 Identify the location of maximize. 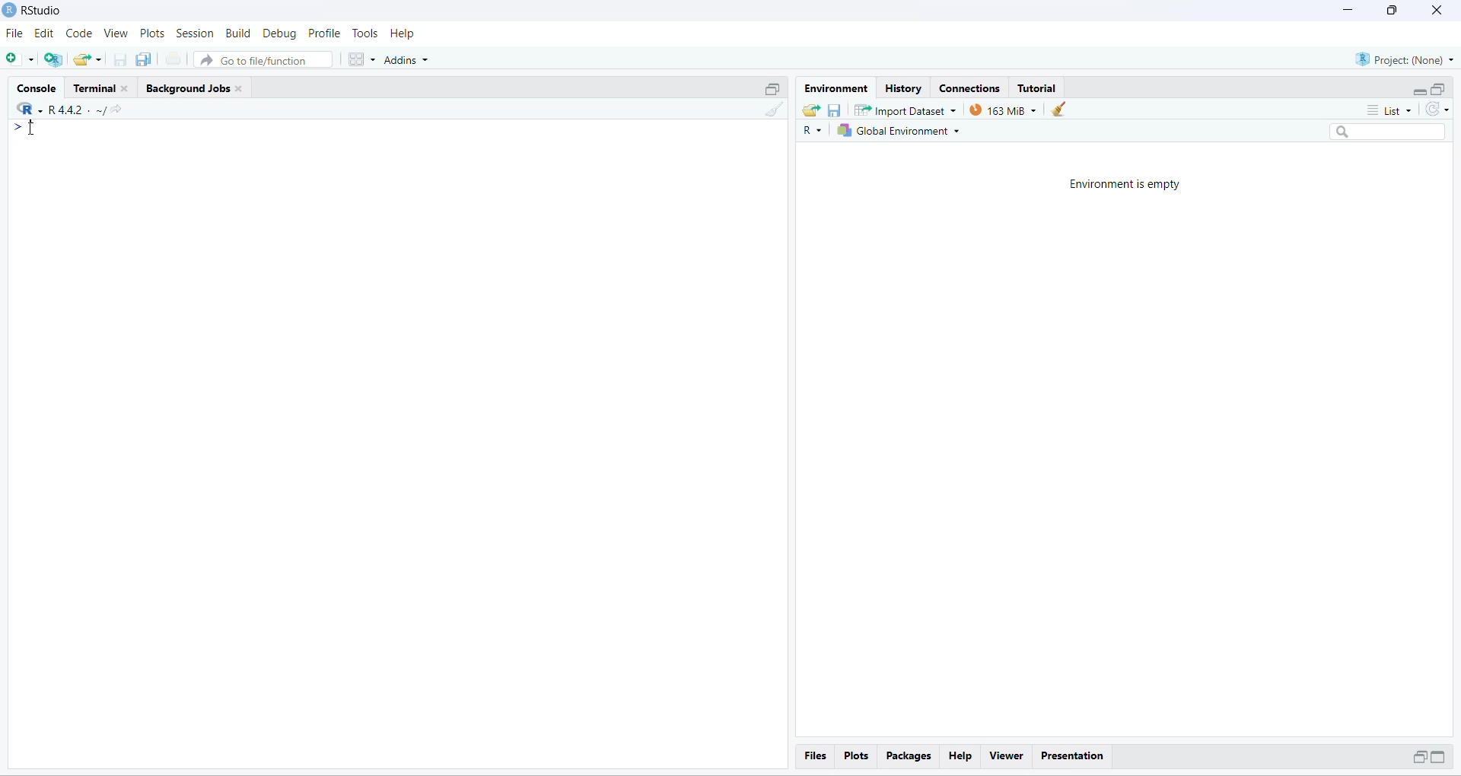
(772, 88).